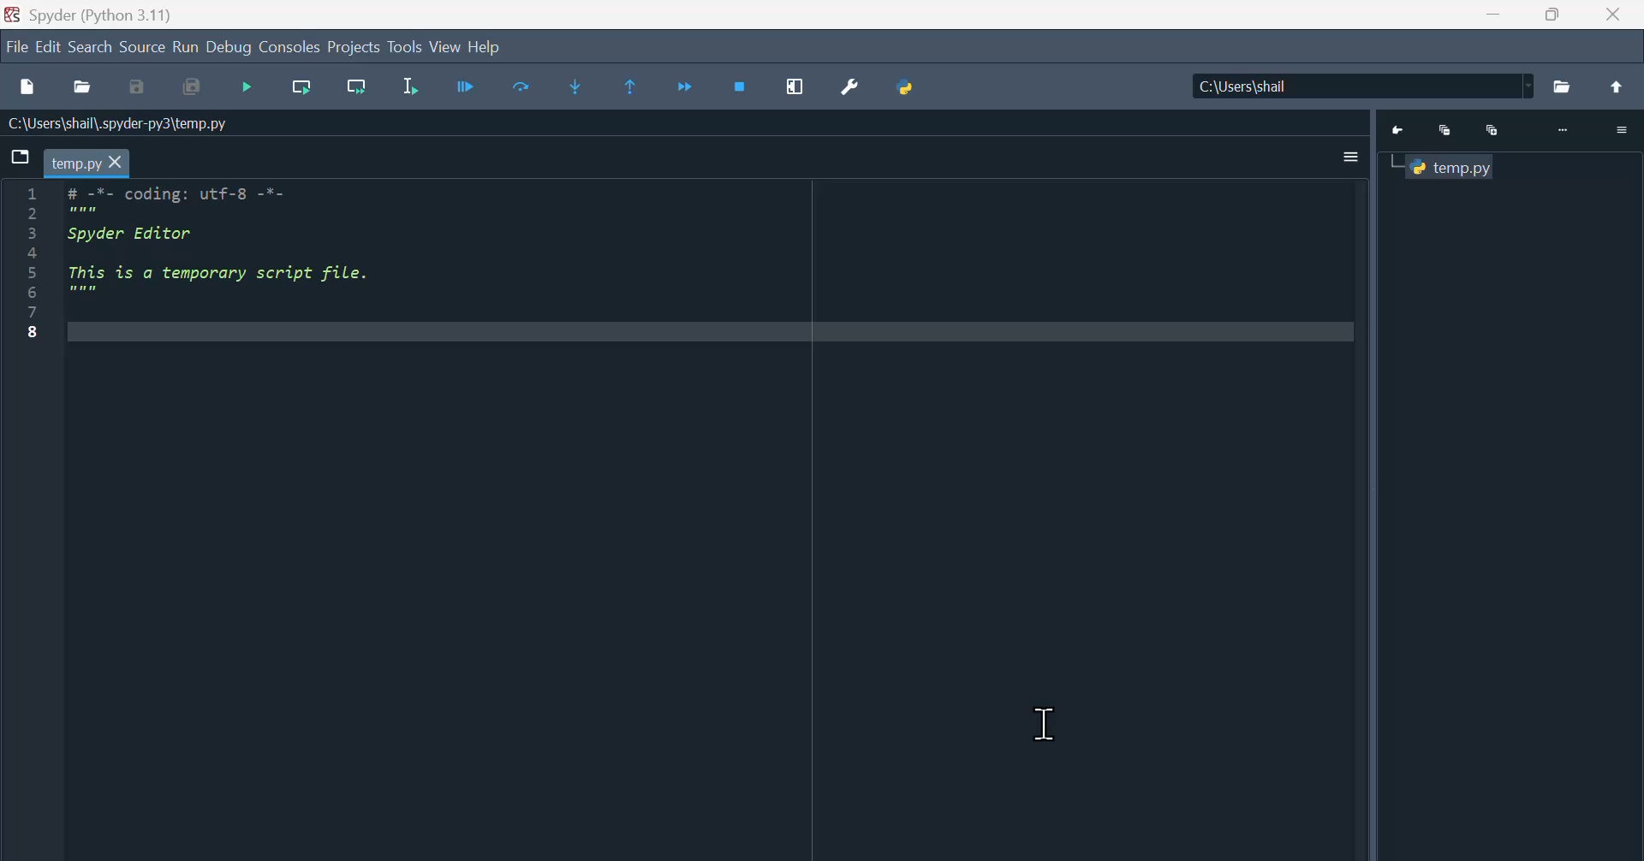 The width and height of the screenshot is (1644, 861). What do you see at coordinates (354, 45) in the screenshot?
I see `Projects` at bounding box center [354, 45].